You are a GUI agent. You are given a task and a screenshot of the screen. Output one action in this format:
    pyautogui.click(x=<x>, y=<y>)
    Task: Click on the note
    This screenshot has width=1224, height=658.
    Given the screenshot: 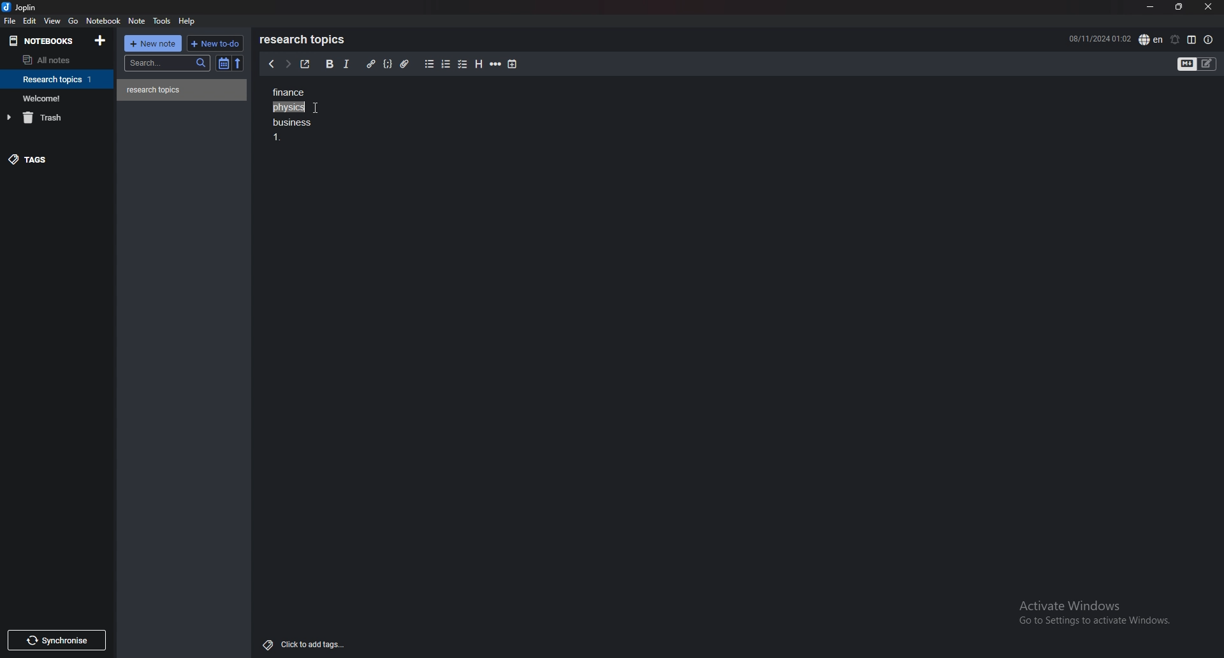 What is the action you would take?
    pyautogui.click(x=136, y=21)
    